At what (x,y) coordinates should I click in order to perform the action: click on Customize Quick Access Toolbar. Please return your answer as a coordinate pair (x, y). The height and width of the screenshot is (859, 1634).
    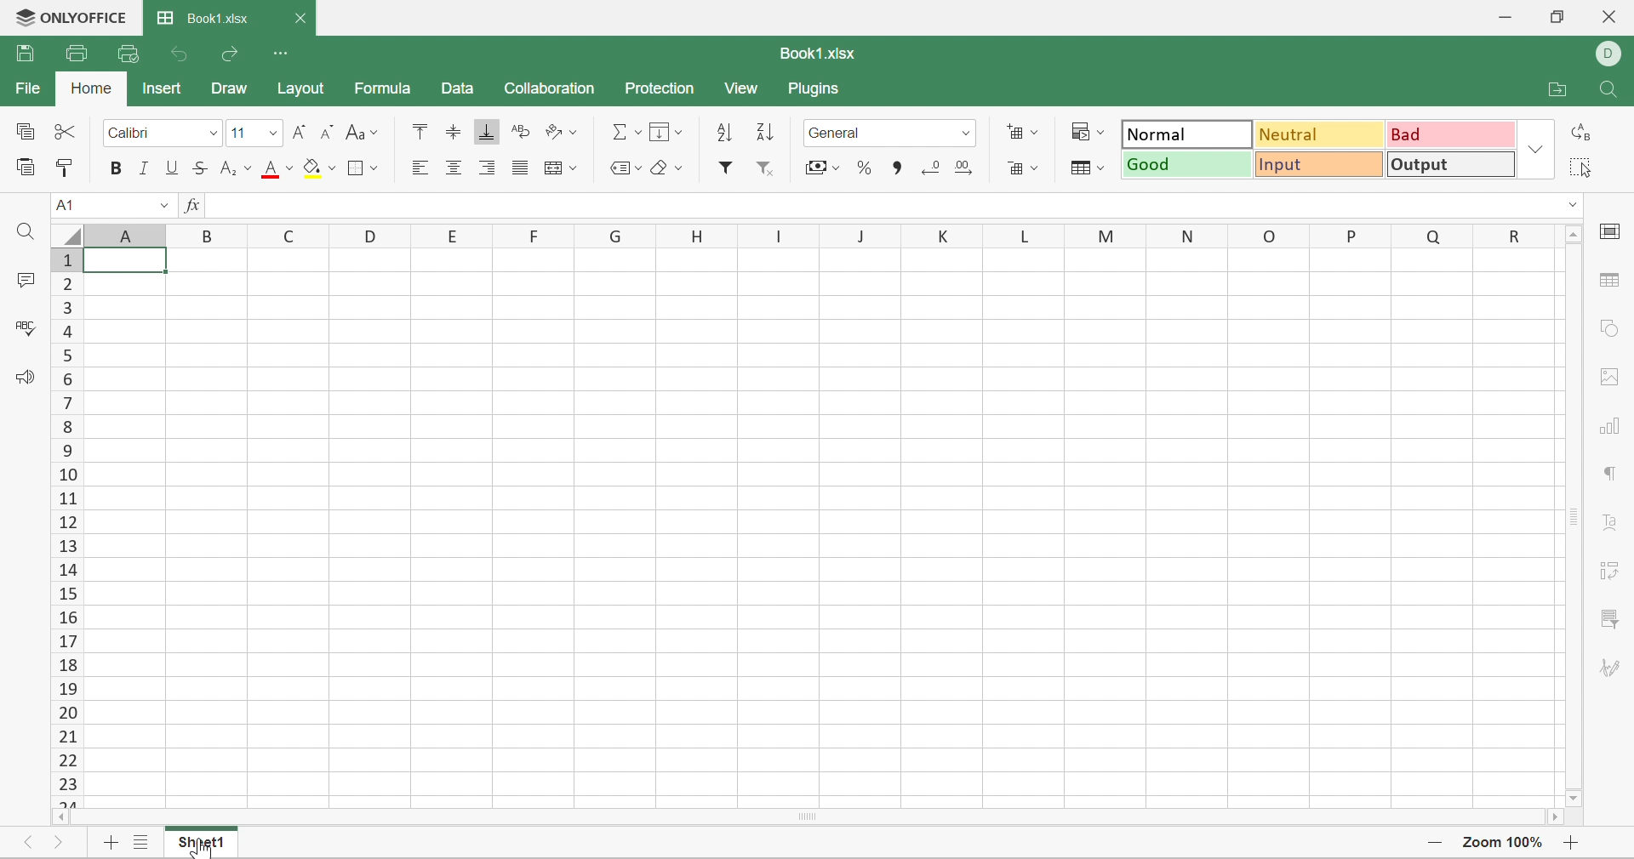
    Looking at the image, I should click on (283, 54).